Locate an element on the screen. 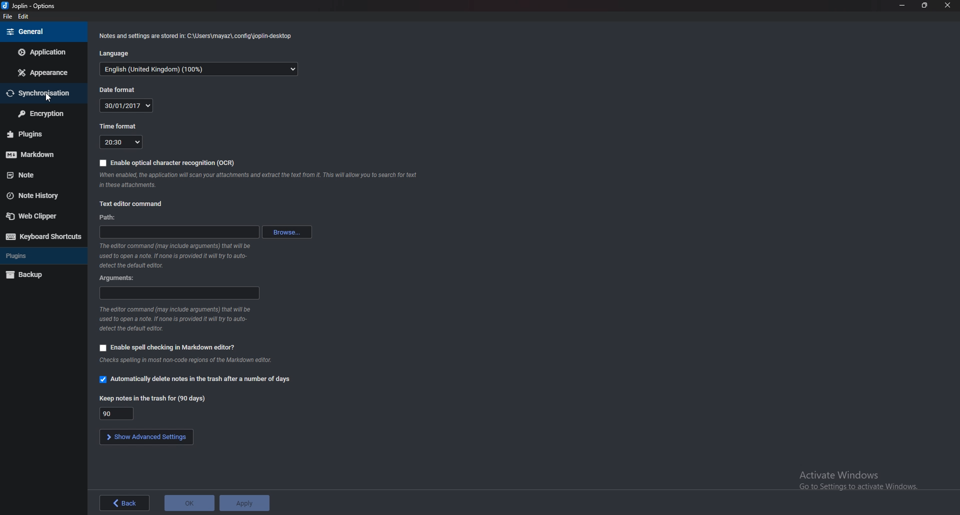 The width and height of the screenshot is (960, 515). close is located at coordinates (946, 5).